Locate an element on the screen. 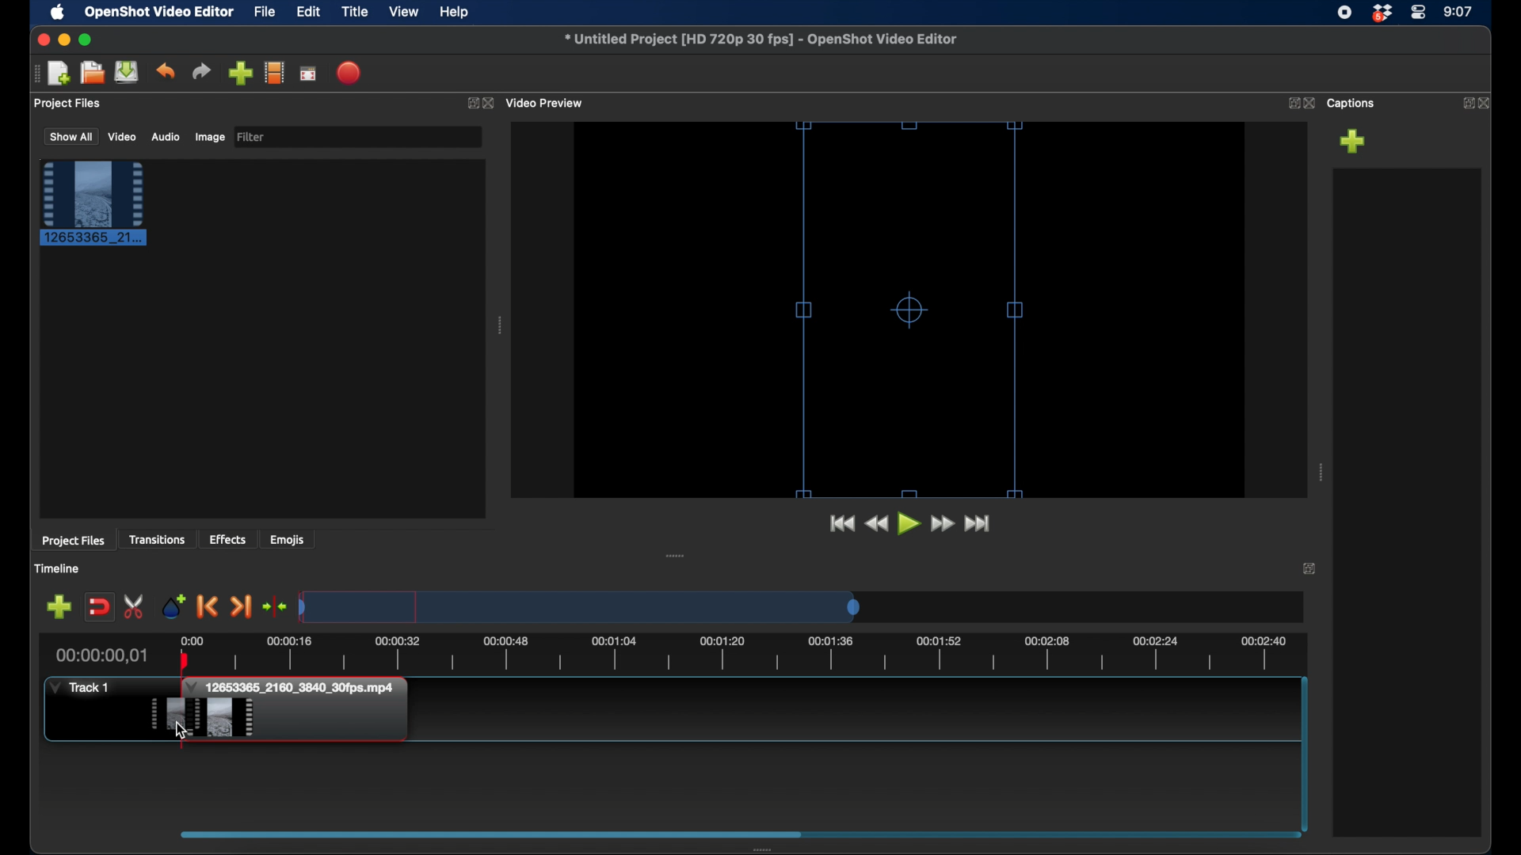 The height and width of the screenshot is (855, 1521). expand is located at coordinates (1310, 570).